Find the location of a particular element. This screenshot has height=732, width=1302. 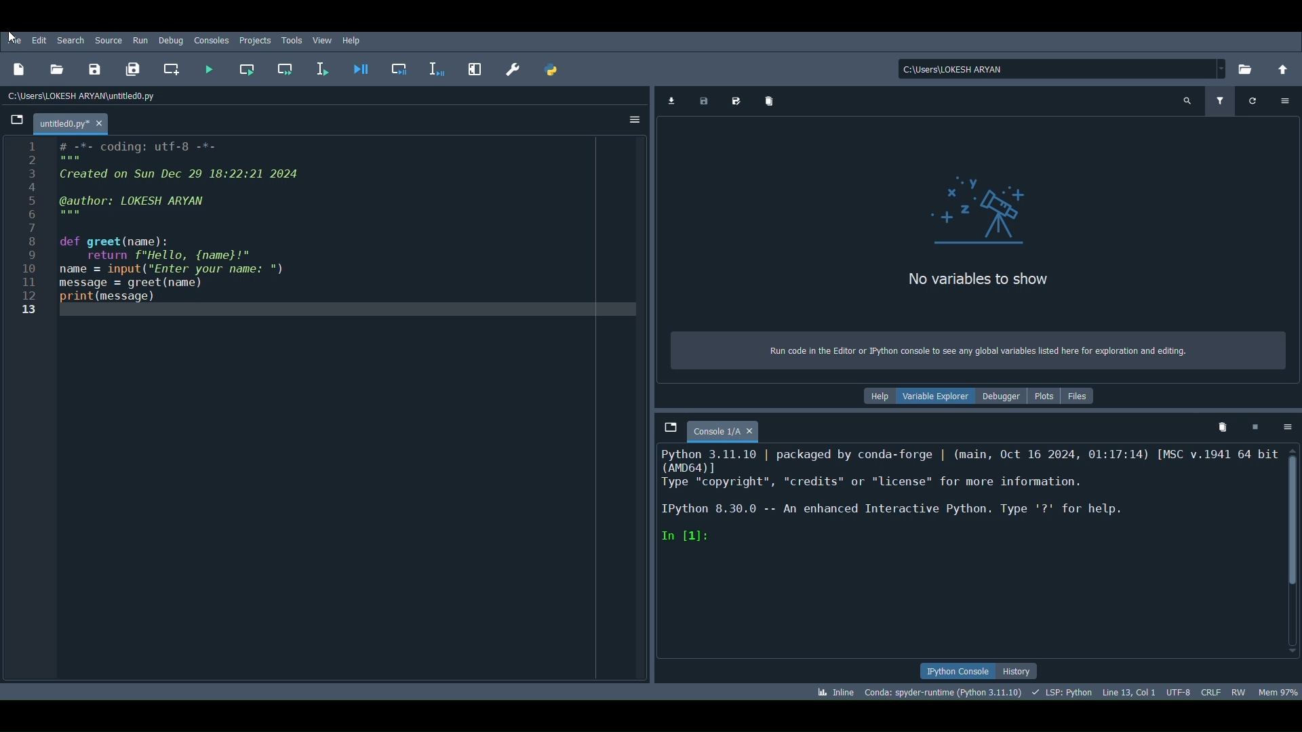

Debug is located at coordinates (171, 40).